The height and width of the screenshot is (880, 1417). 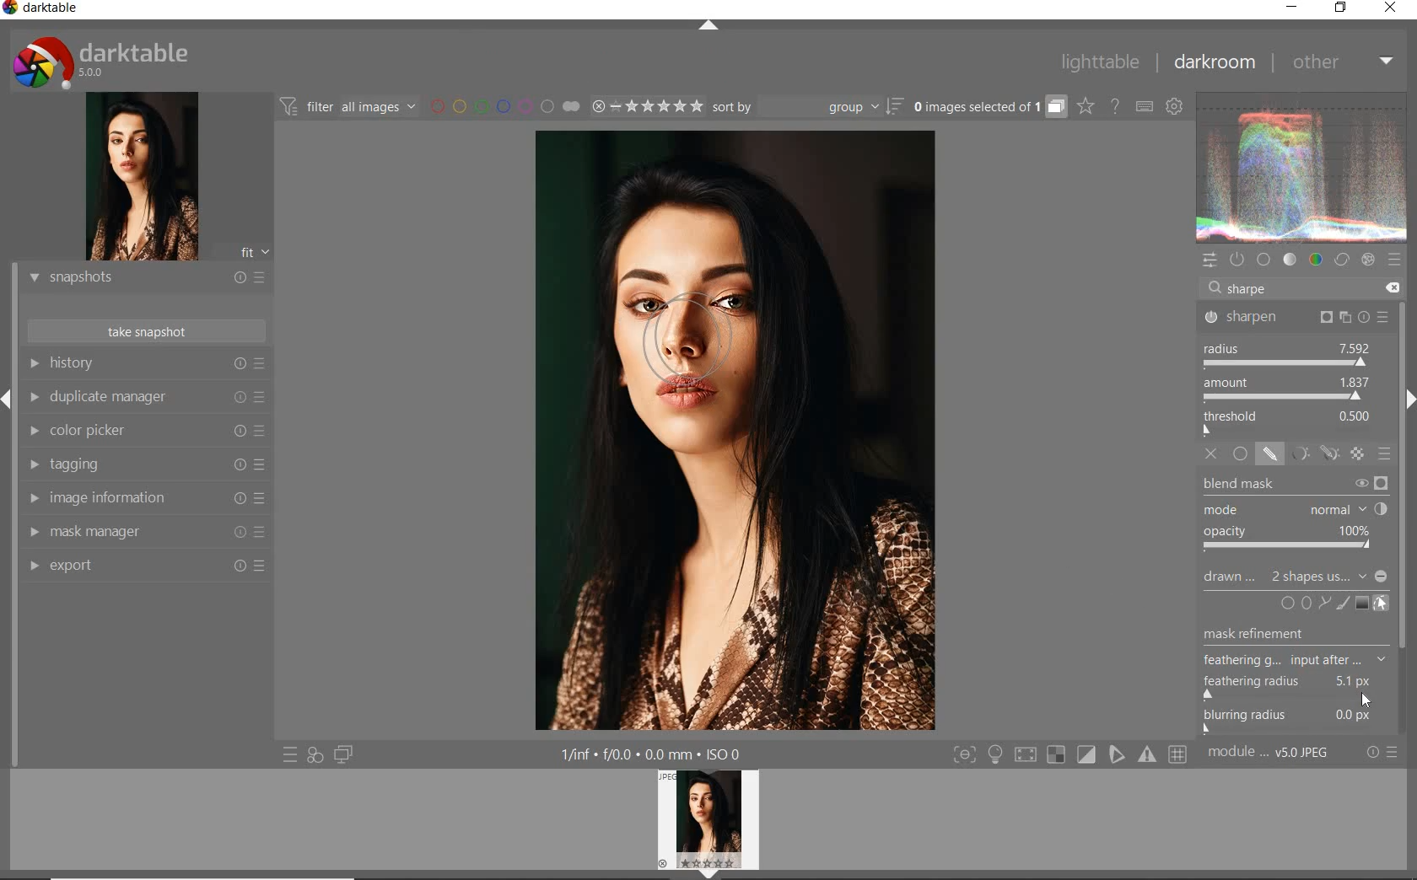 I want to click on CLOSE, so click(x=1393, y=8).